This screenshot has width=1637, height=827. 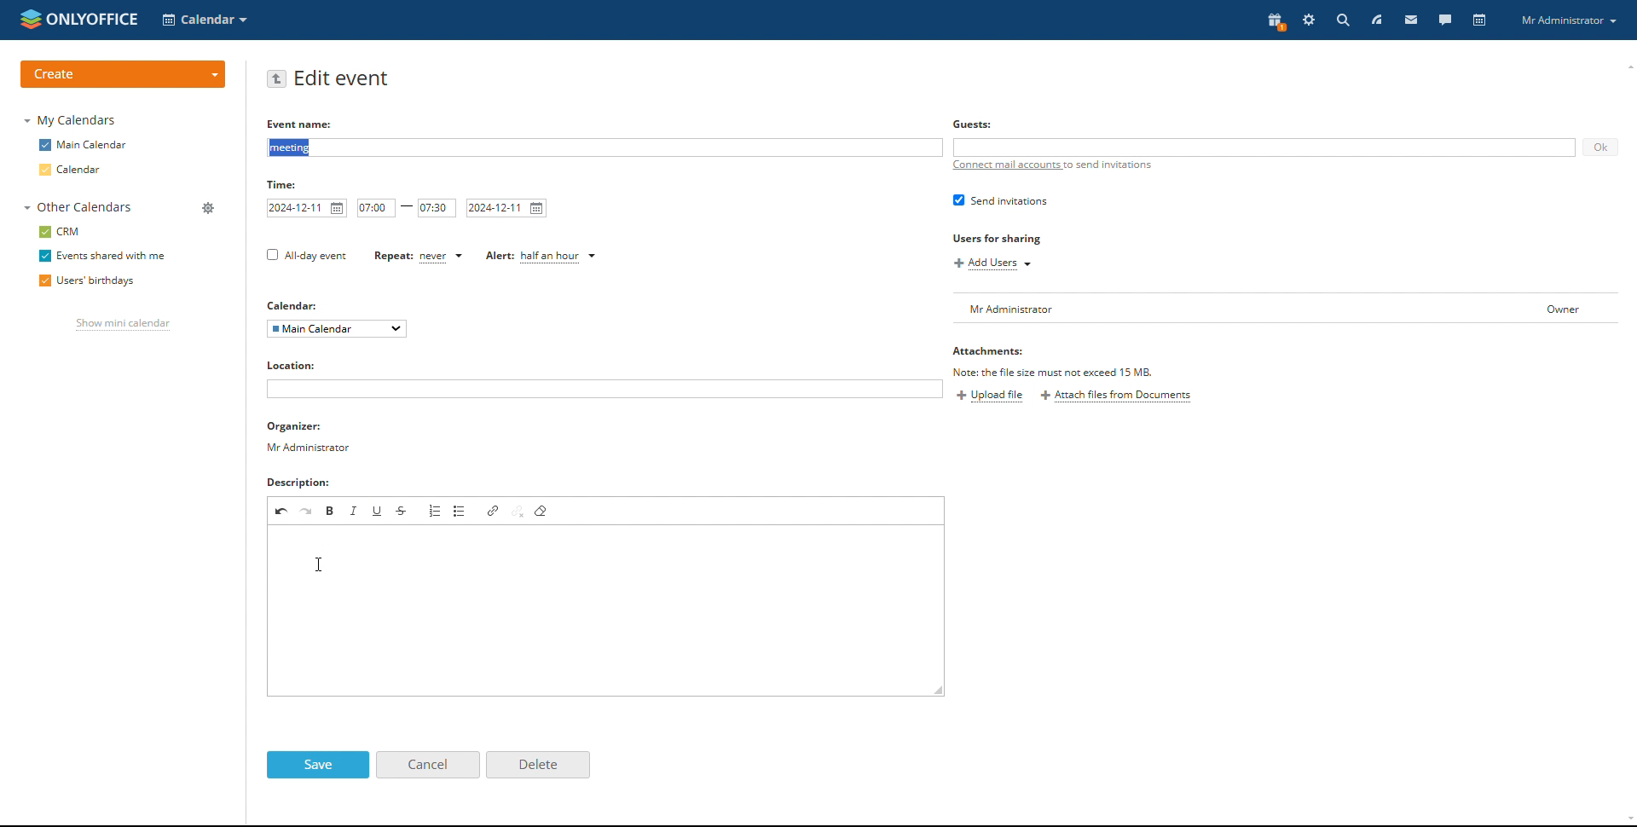 I want to click on Calendar:, so click(x=292, y=305).